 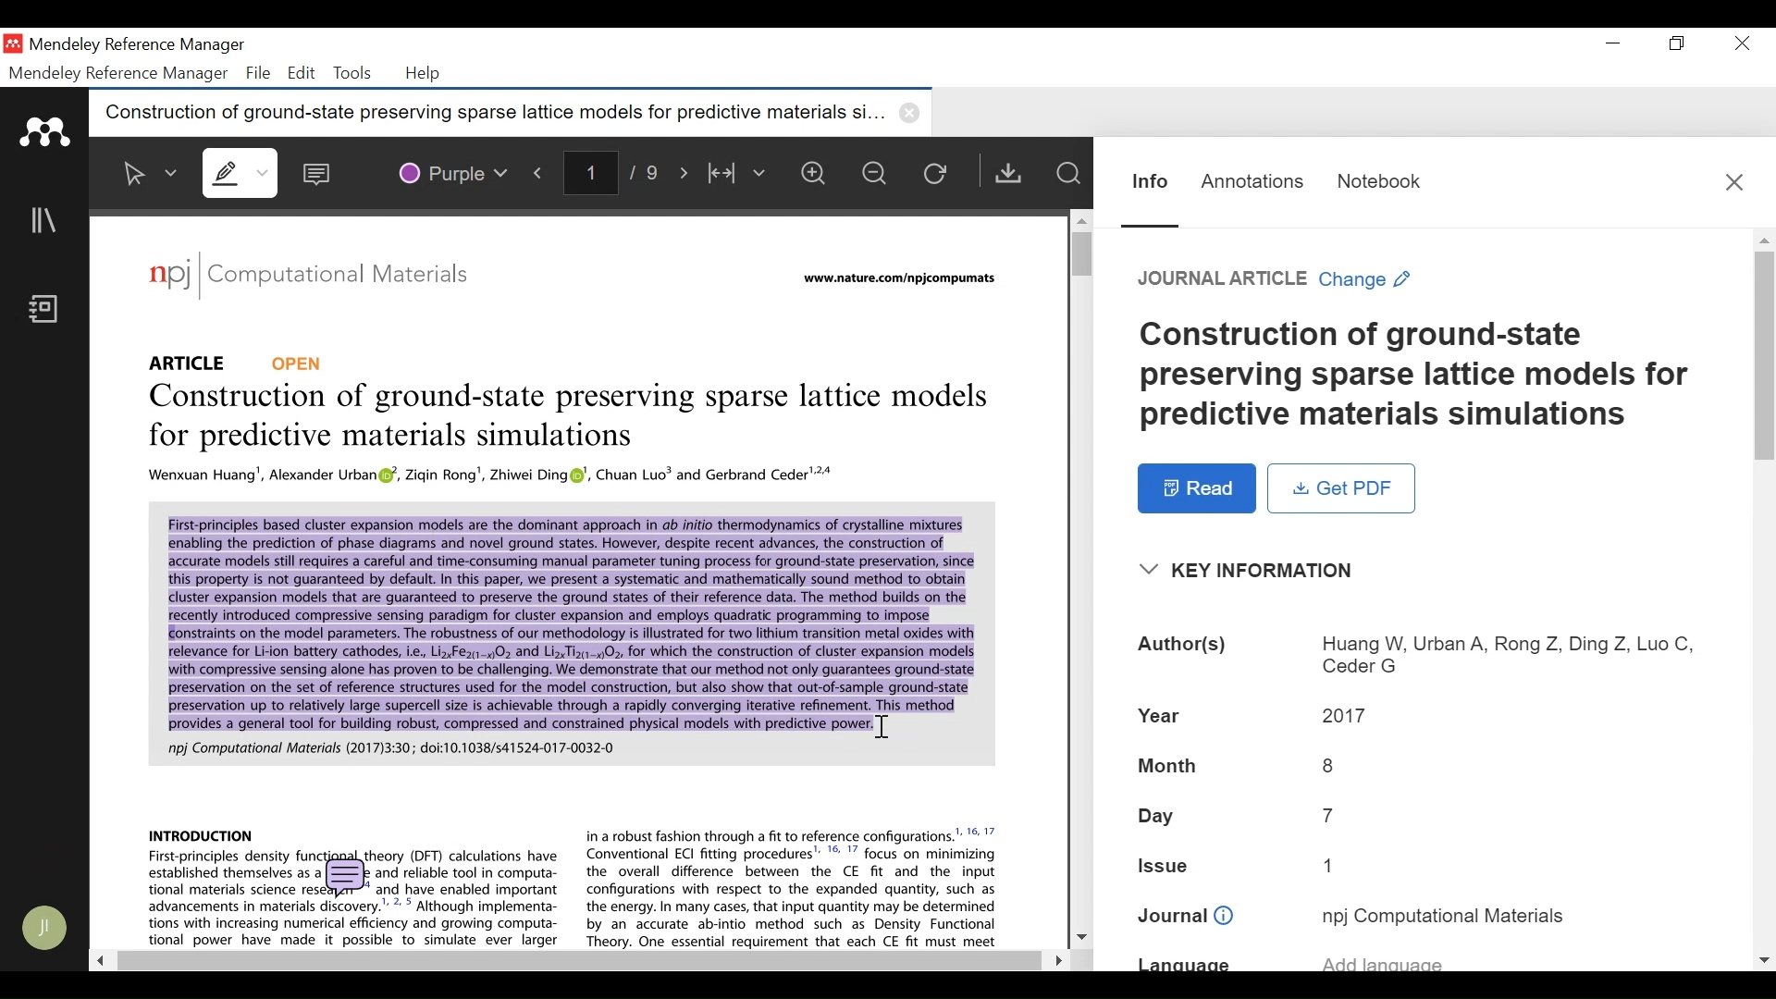 What do you see at coordinates (794, 886) in the screenshot?
I see `PDF Context` at bounding box center [794, 886].